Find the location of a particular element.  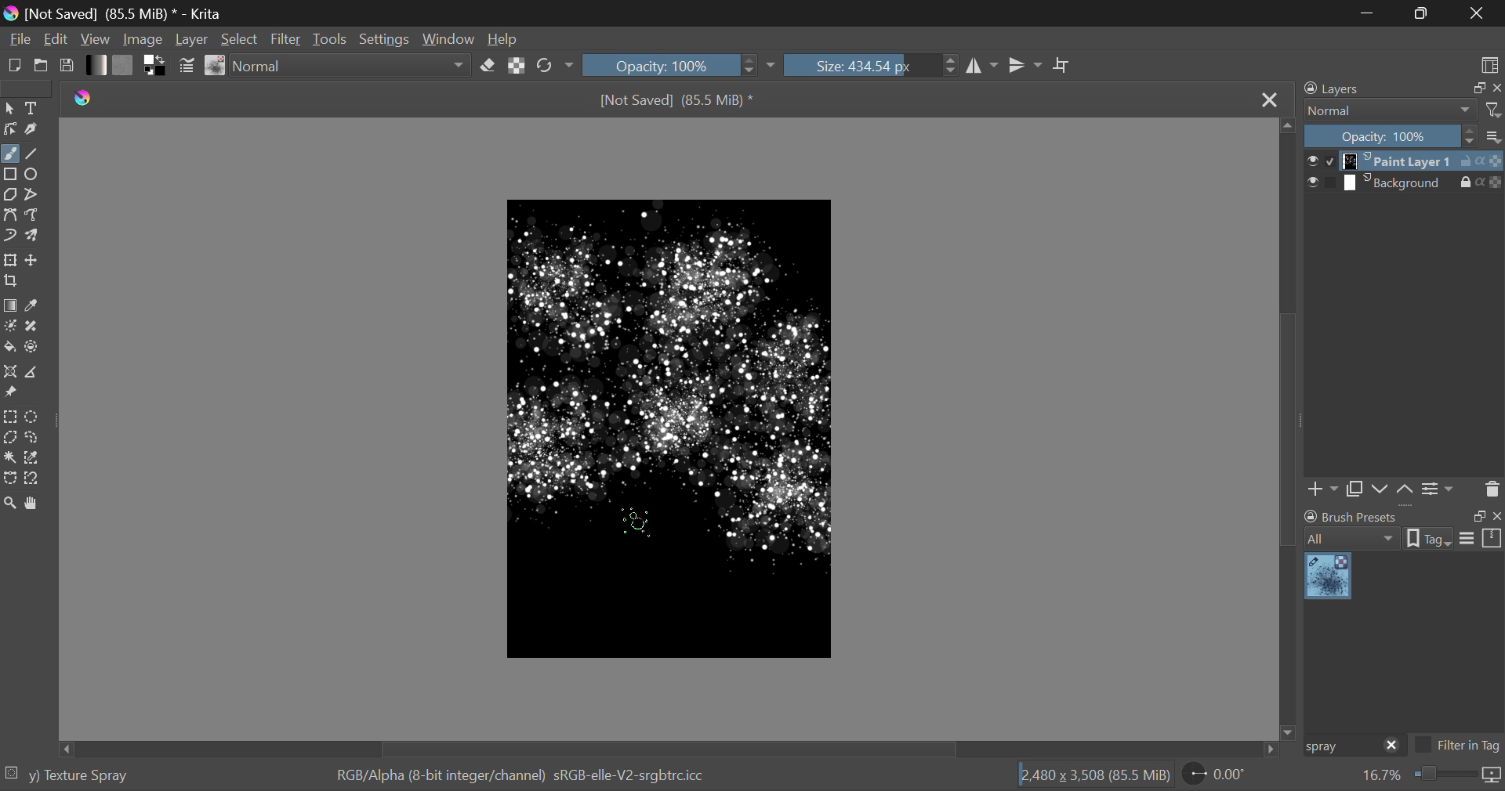

New is located at coordinates (14, 65).